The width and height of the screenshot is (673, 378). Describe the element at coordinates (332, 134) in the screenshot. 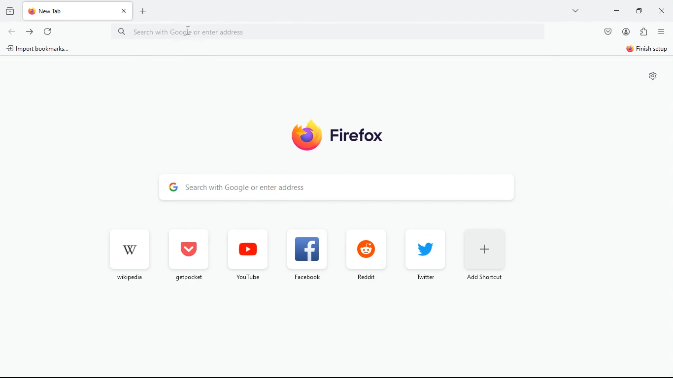

I see `firefox` at that location.